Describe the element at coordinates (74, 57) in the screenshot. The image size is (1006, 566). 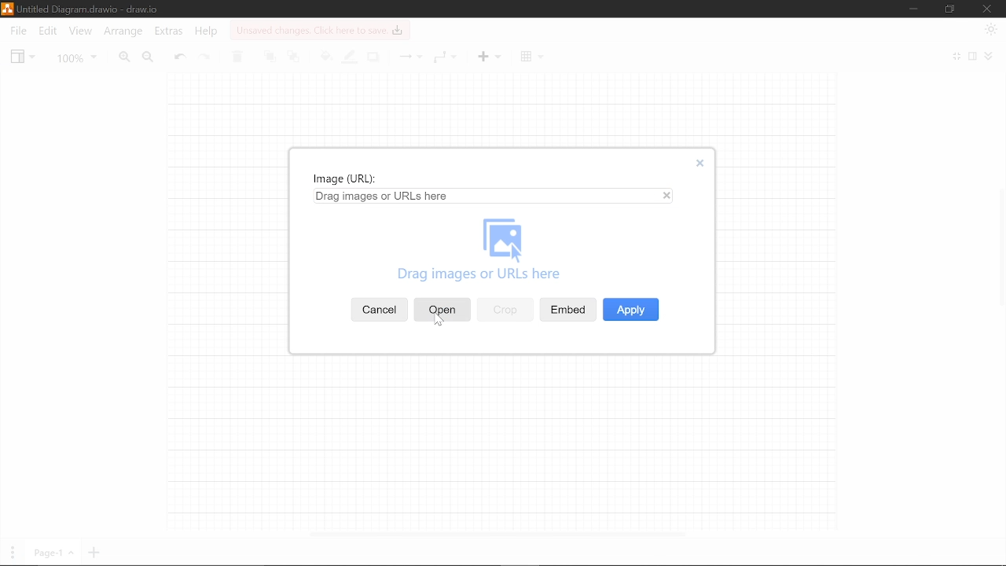
I see `Zoom` at that location.